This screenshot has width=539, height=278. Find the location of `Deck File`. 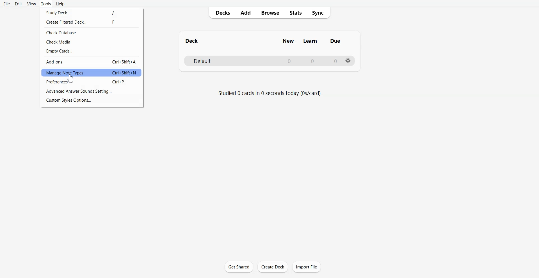

Deck File is located at coordinates (269, 60).